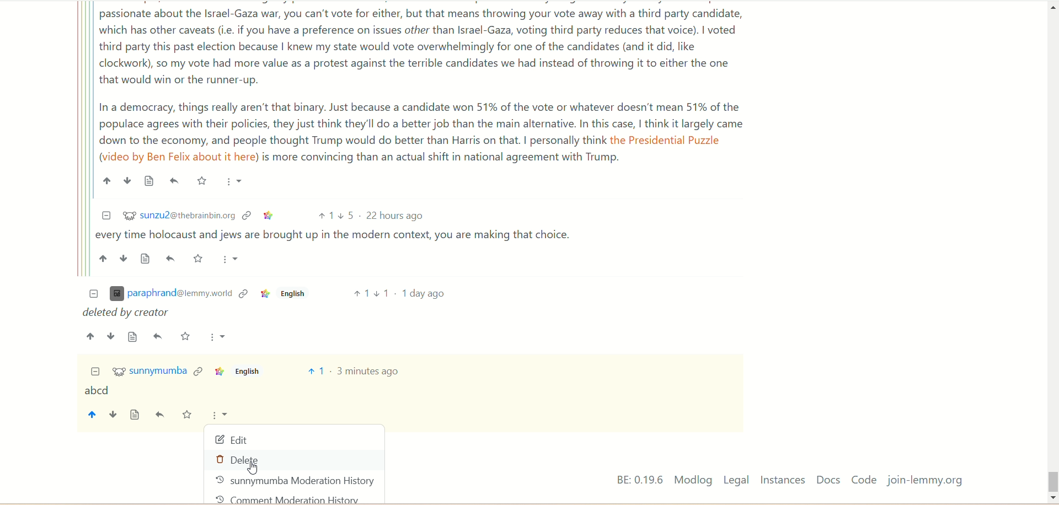 This screenshot has width=1059, height=505. Describe the element at coordinates (864, 479) in the screenshot. I see `Code` at that location.